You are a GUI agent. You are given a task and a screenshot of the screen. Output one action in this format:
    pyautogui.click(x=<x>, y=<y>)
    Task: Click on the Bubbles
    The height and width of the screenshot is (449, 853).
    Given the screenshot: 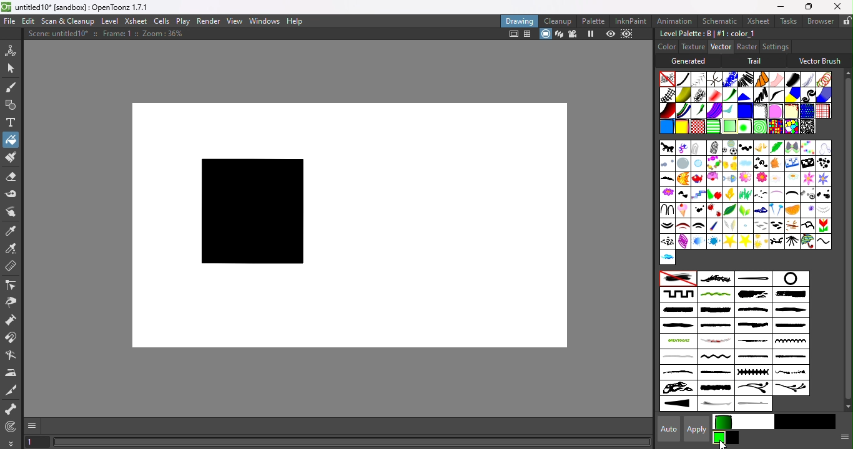 What is the action you would take?
    pyautogui.click(x=823, y=79)
    